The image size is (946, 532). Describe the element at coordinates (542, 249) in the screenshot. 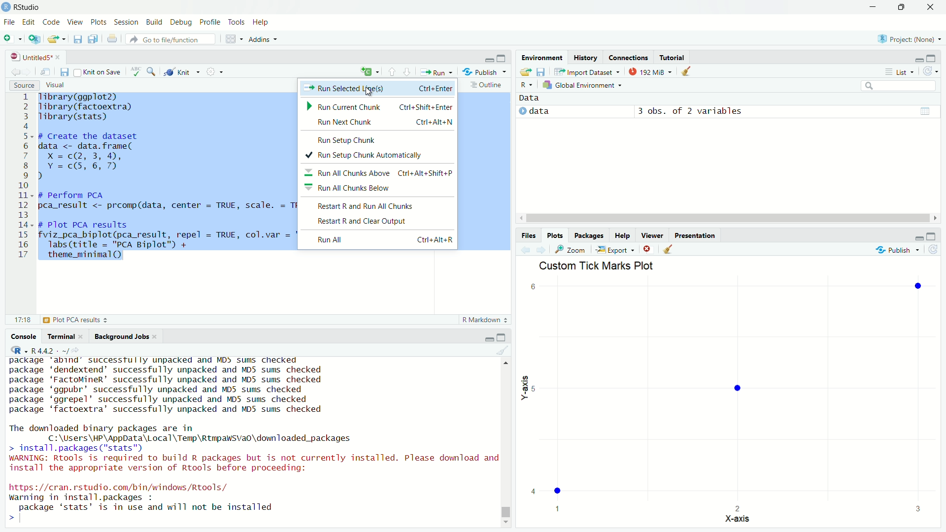

I see `go forward` at that location.